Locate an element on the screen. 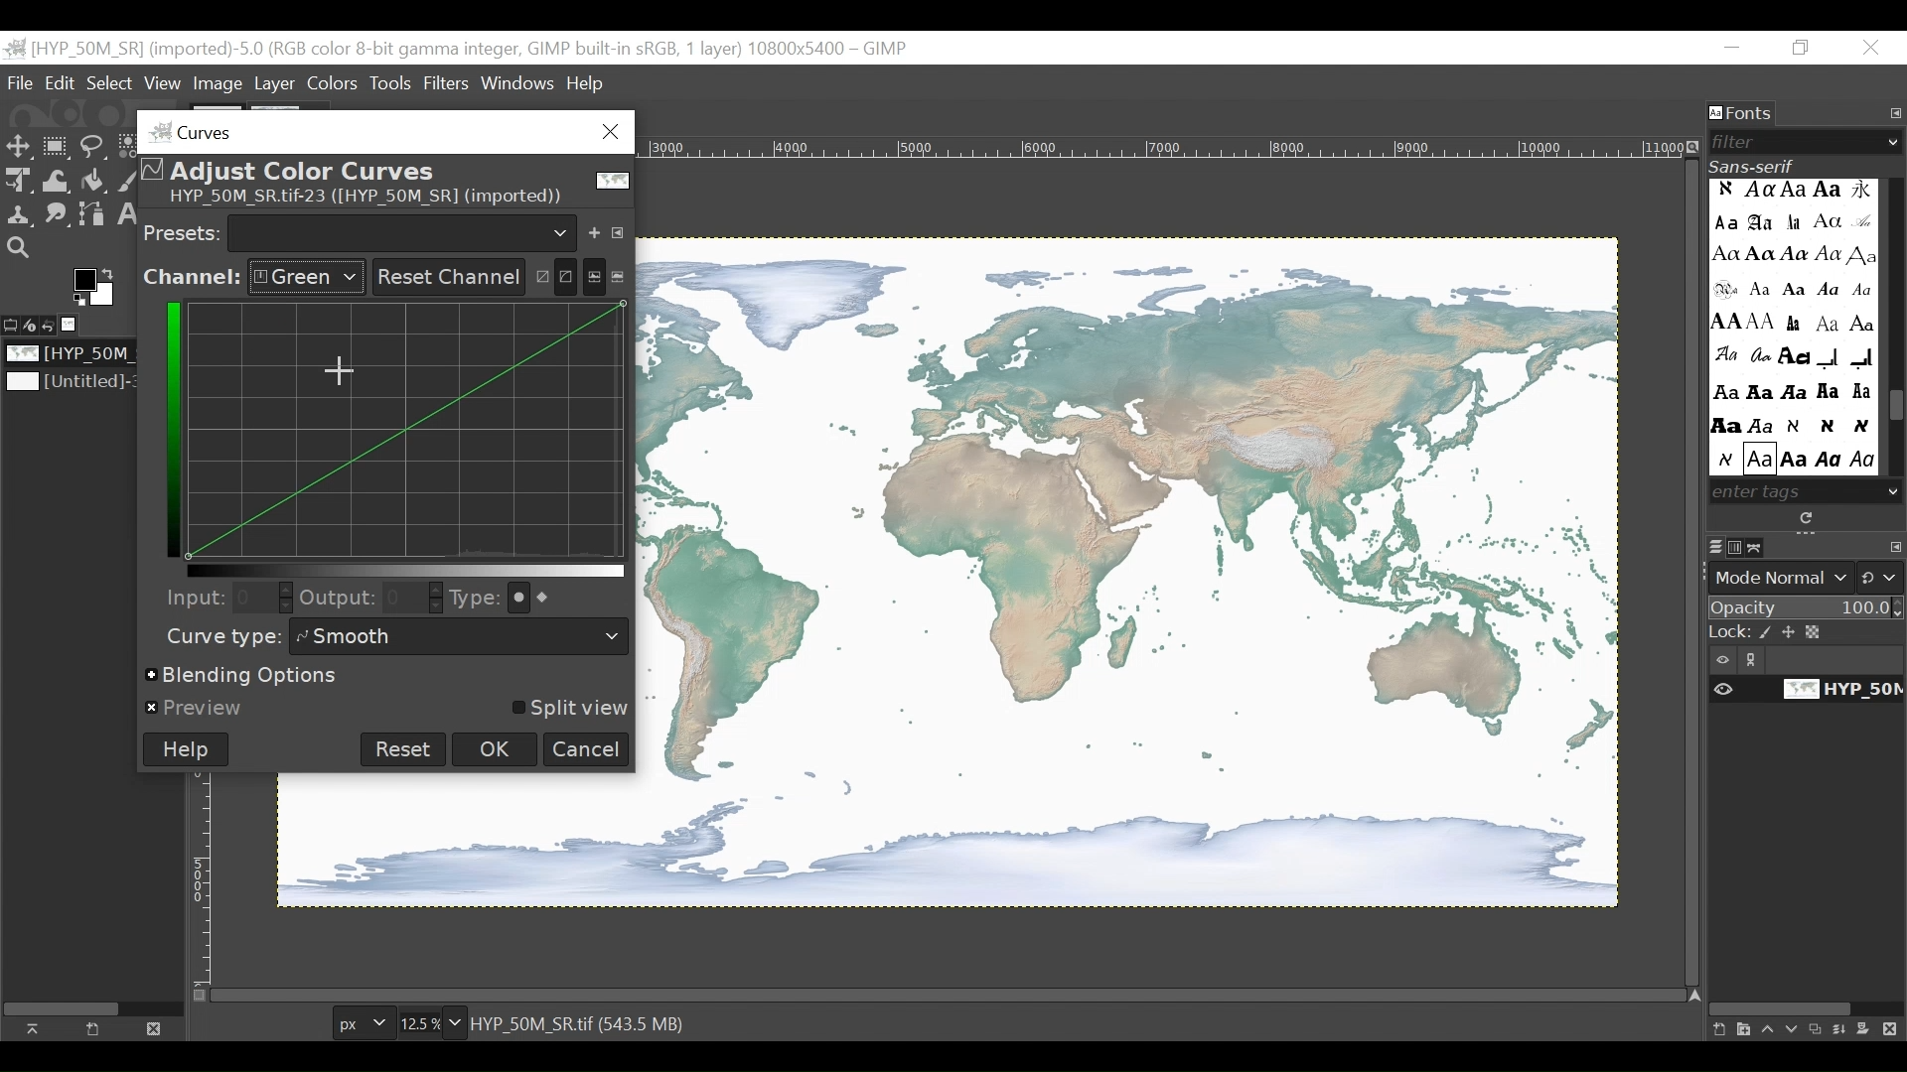 The image size is (1907, 1072). Select tool is located at coordinates (19, 148).